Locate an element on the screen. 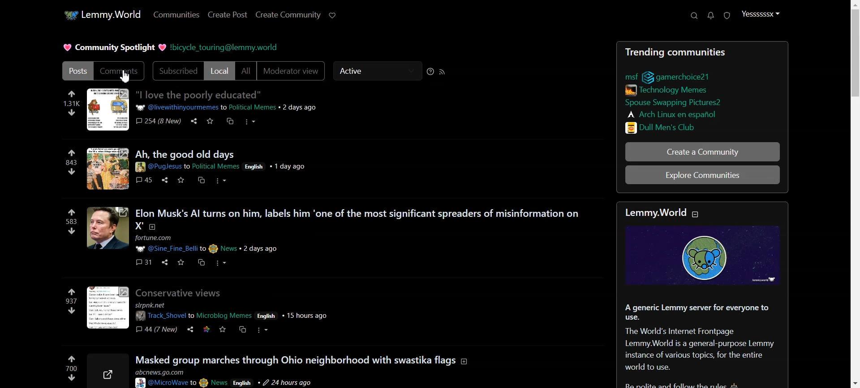 This screenshot has height=388, width=860.  is located at coordinates (143, 261).